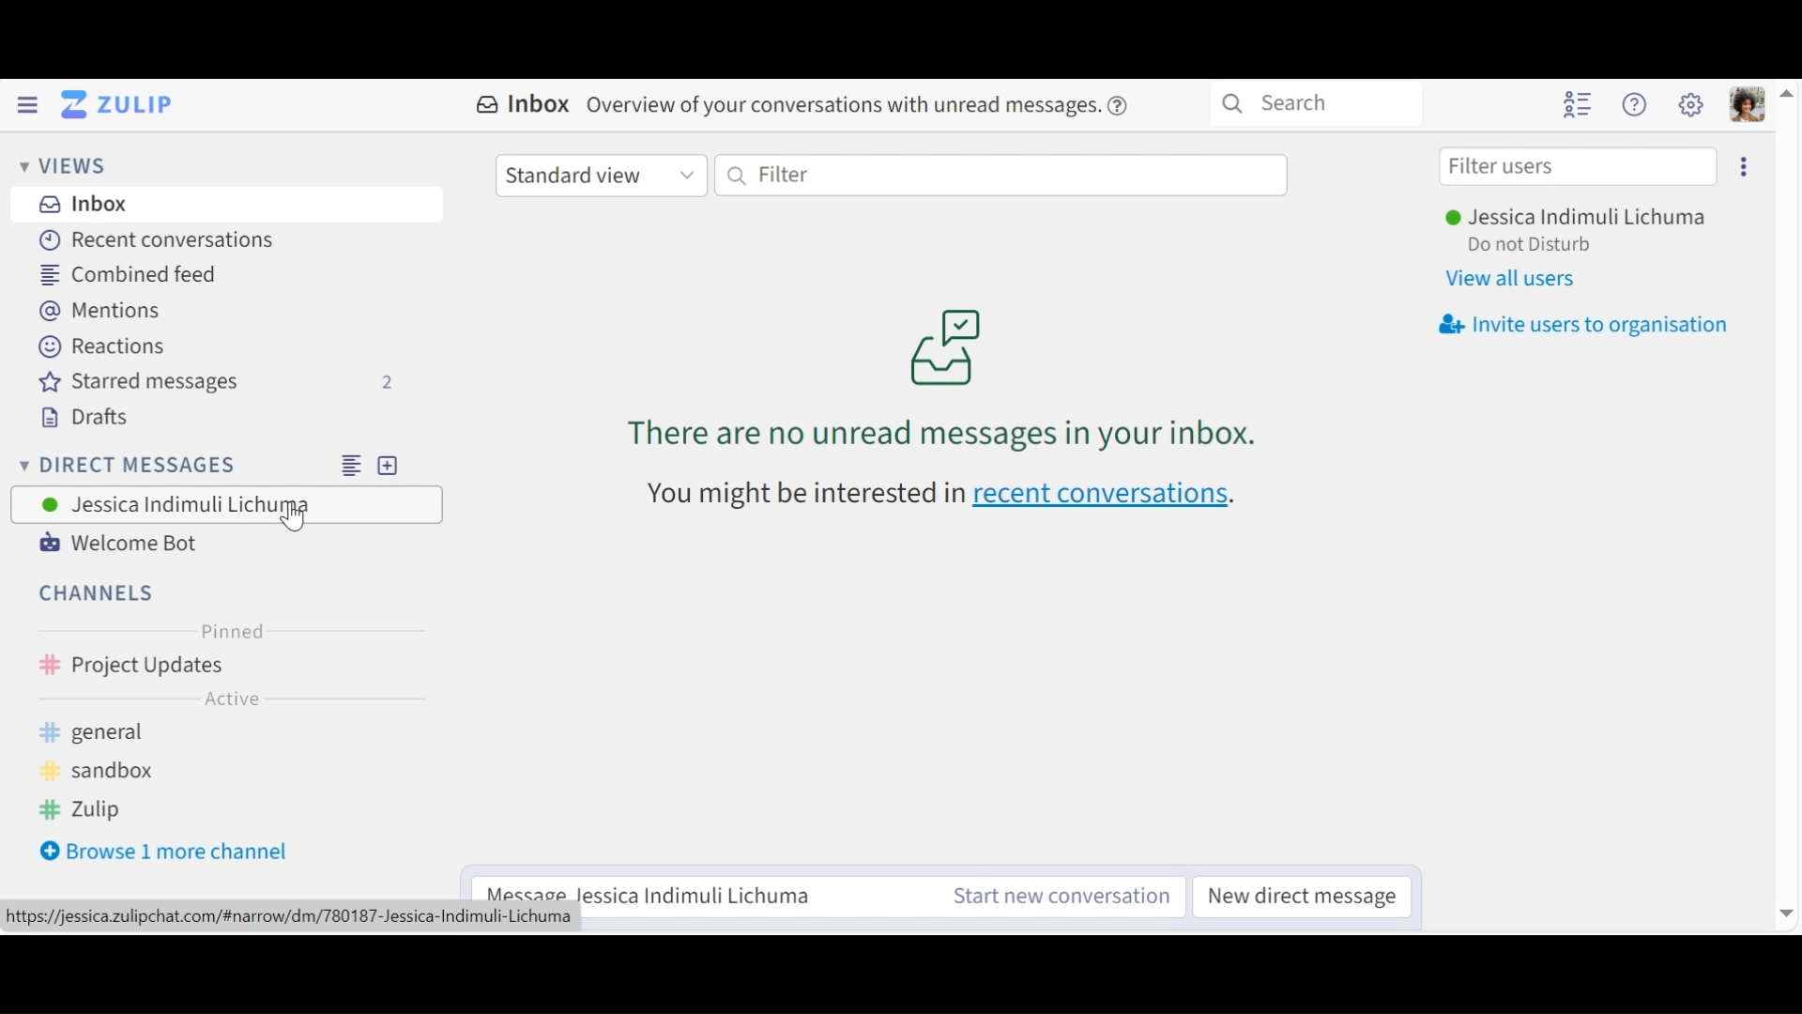  I want to click on Hide Left Sidebar, so click(26, 103).